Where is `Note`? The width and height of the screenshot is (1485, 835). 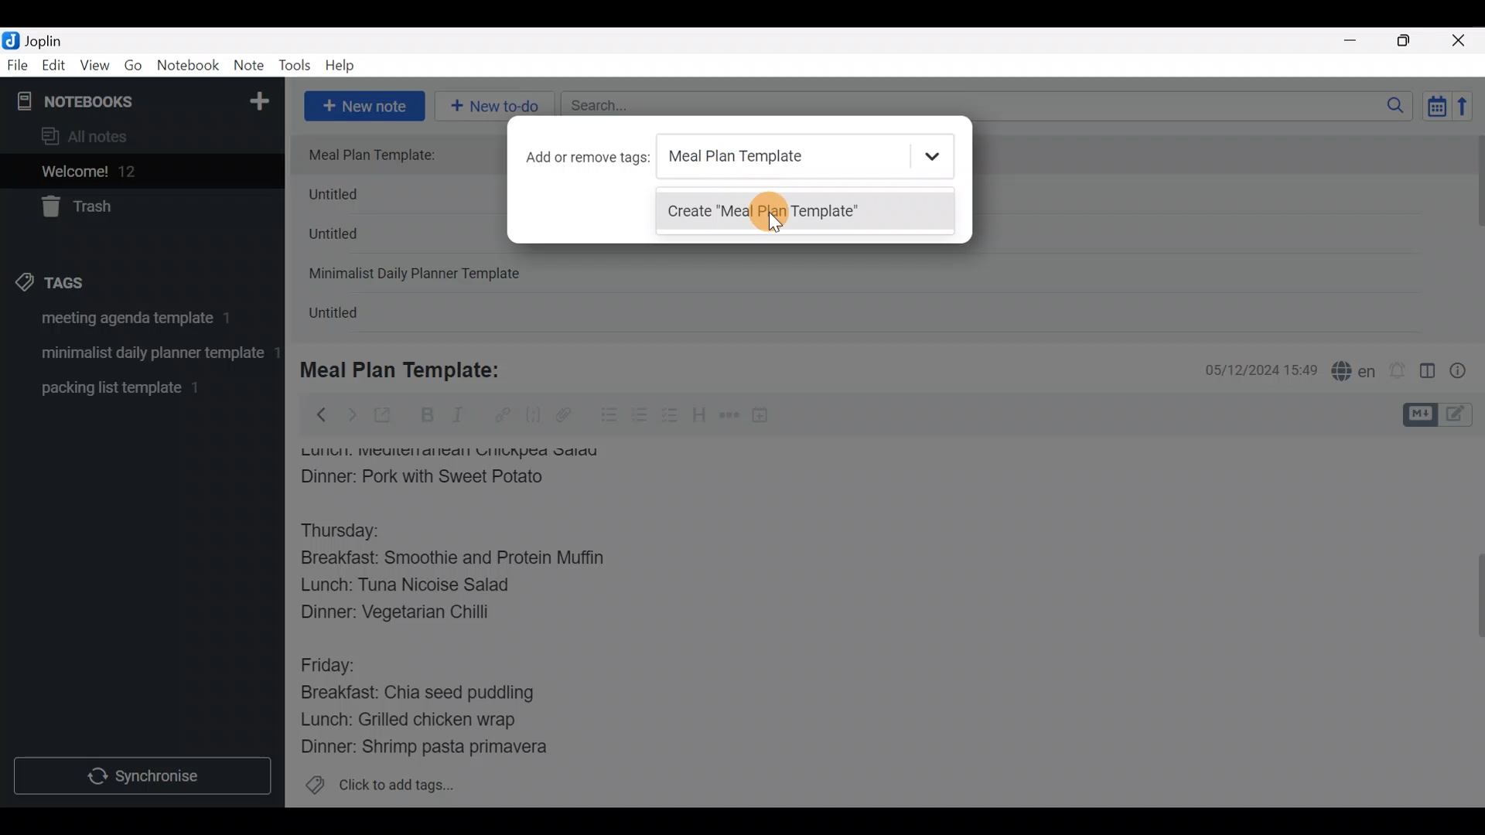
Note is located at coordinates (252, 66).